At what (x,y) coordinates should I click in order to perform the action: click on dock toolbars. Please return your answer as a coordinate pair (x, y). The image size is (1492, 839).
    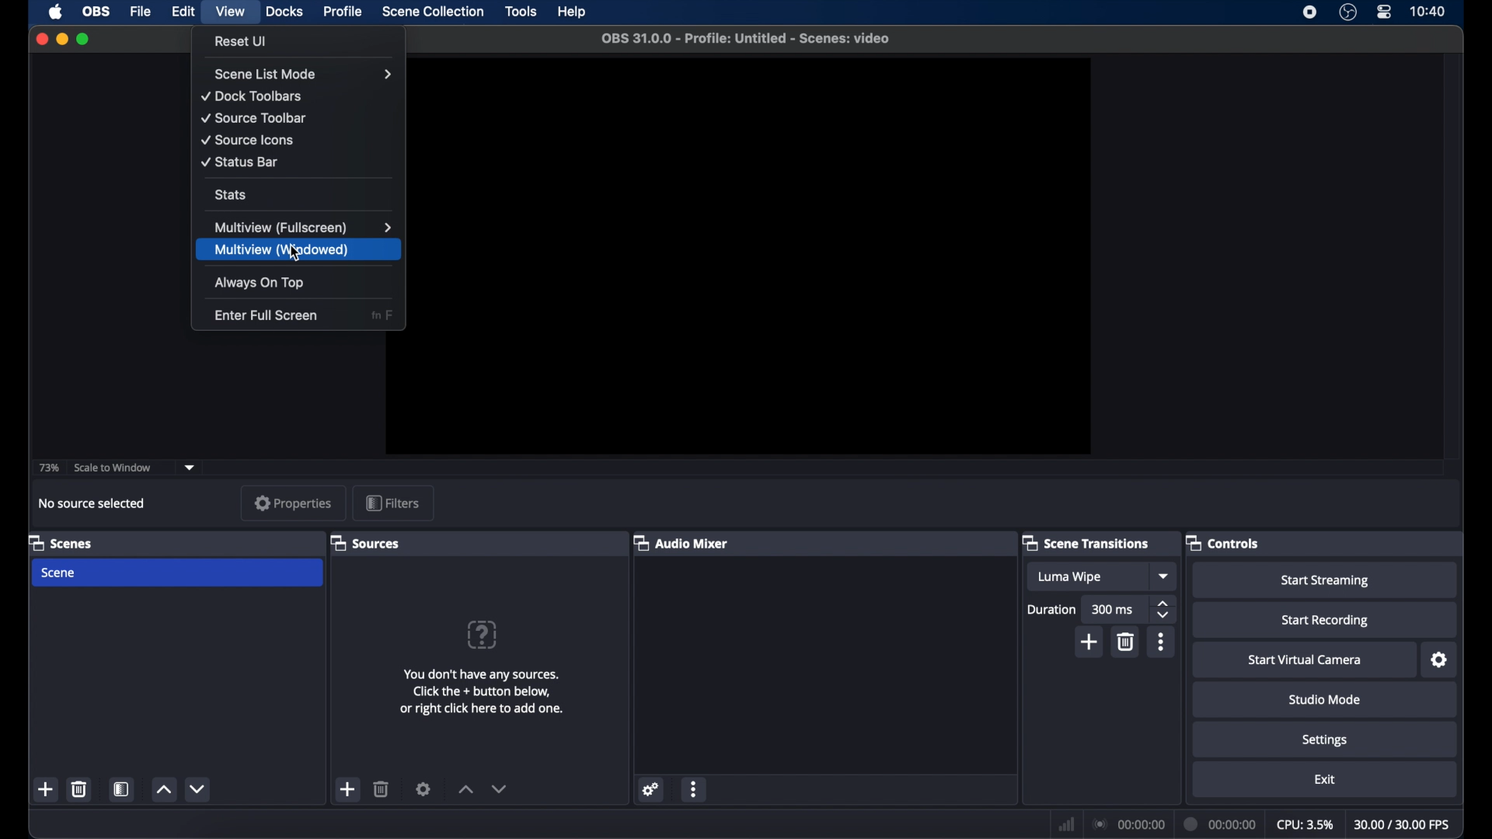
    Looking at the image, I should click on (251, 96).